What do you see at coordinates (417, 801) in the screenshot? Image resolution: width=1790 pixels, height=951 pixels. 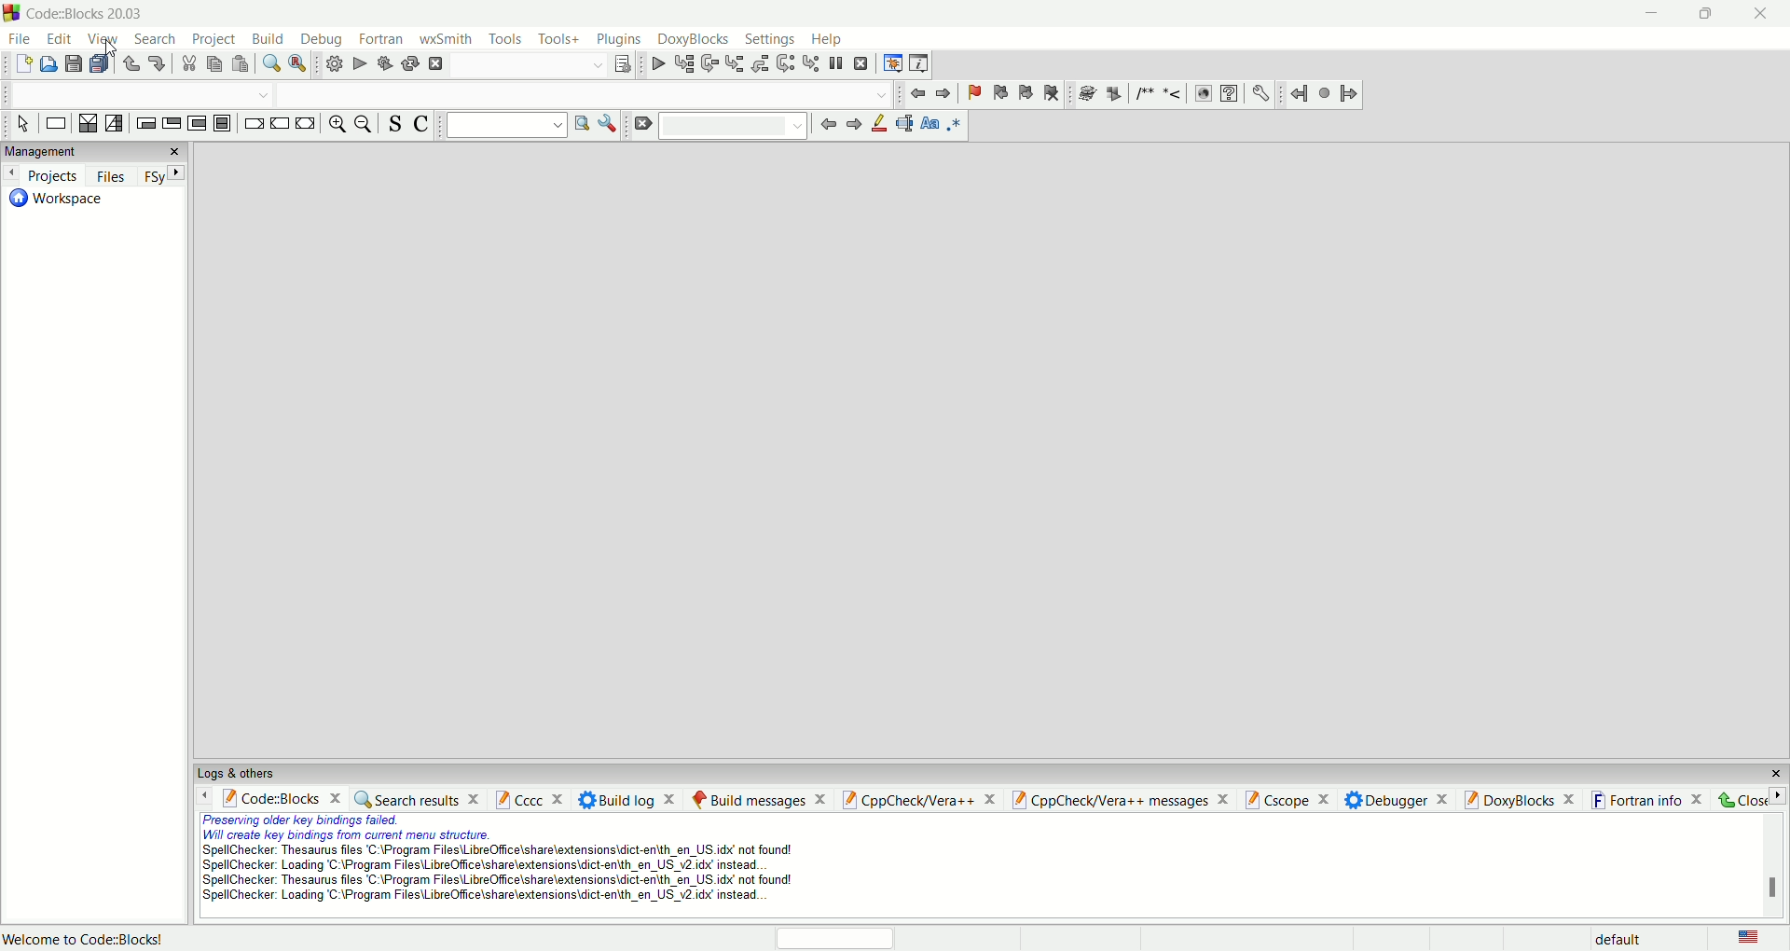 I see `search results` at bounding box center [417, 801].